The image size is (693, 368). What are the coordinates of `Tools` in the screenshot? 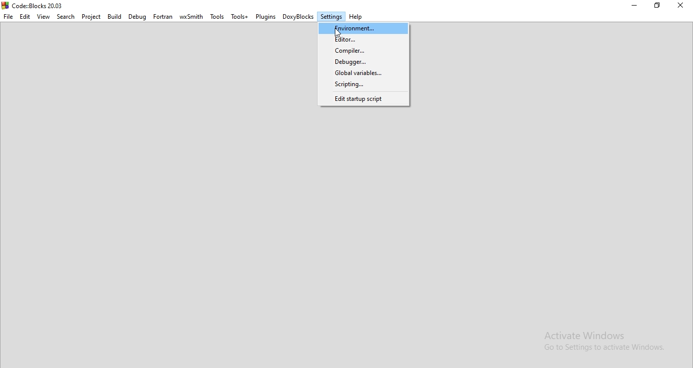 It's located at (218, 18).